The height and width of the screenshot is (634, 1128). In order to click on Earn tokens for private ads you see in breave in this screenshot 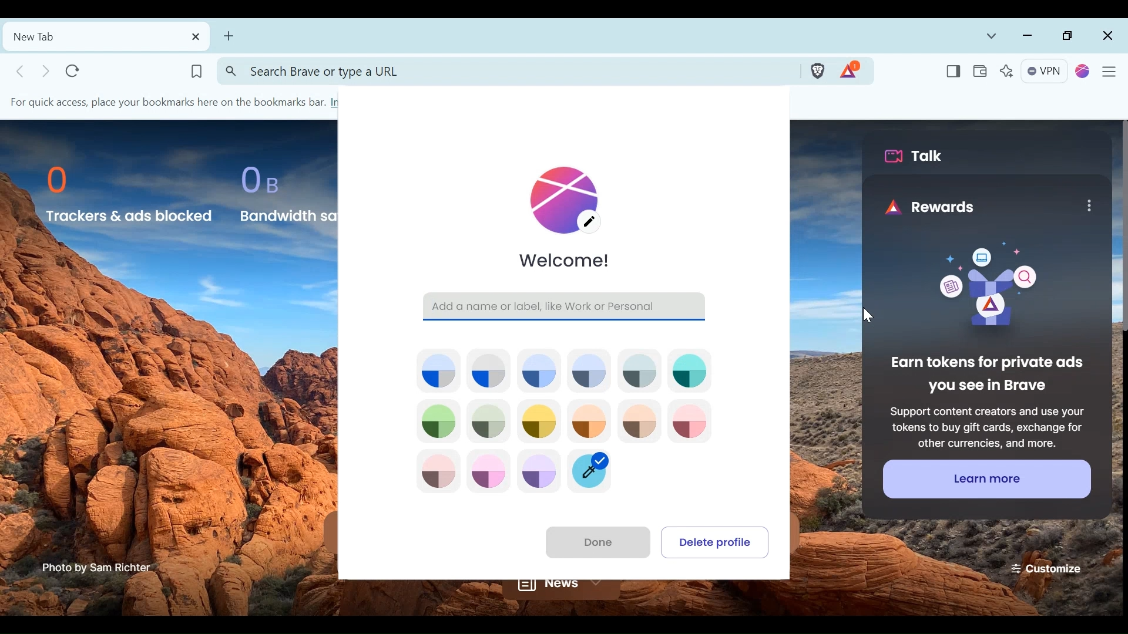, I will do `click(985, 375)`.